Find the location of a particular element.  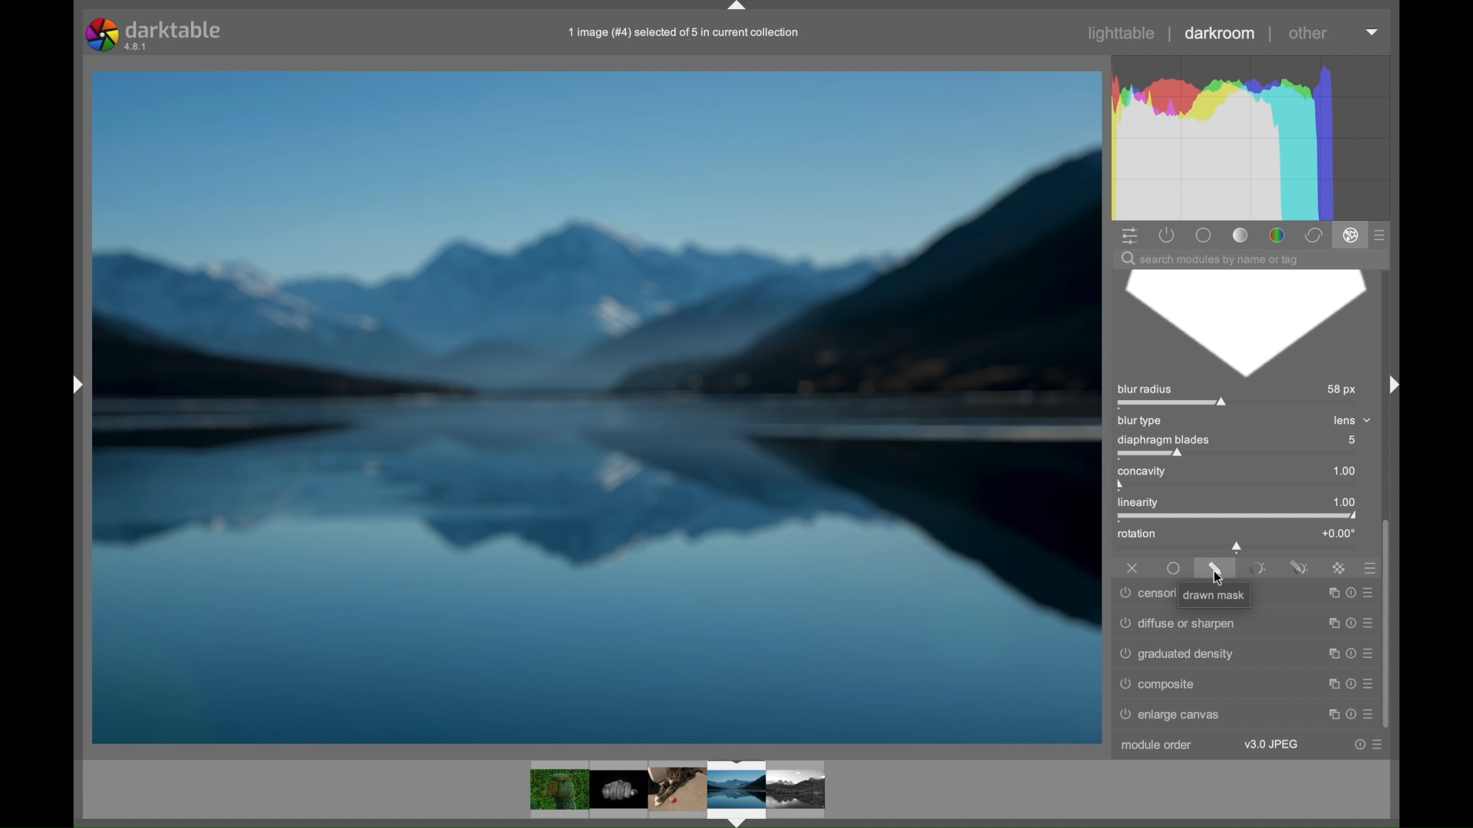

tone is located at coordinates (1240, 235).